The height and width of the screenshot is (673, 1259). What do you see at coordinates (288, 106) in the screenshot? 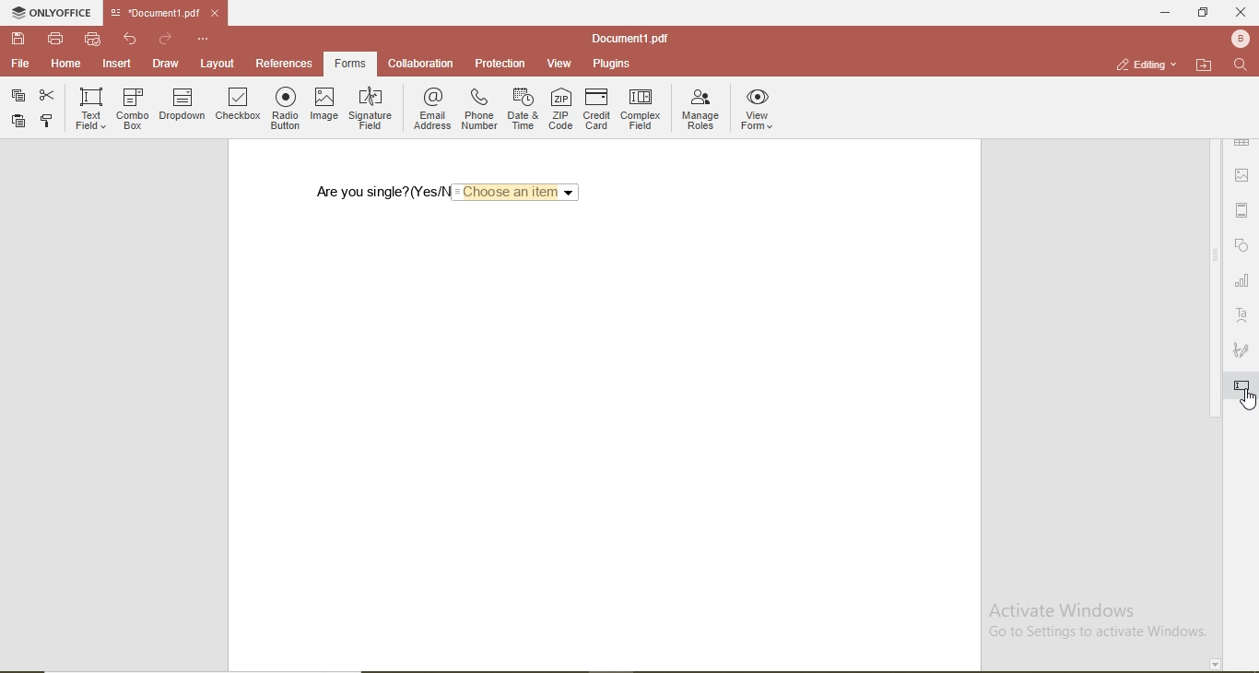
I see `radio button` at bounding box center [288, 106].